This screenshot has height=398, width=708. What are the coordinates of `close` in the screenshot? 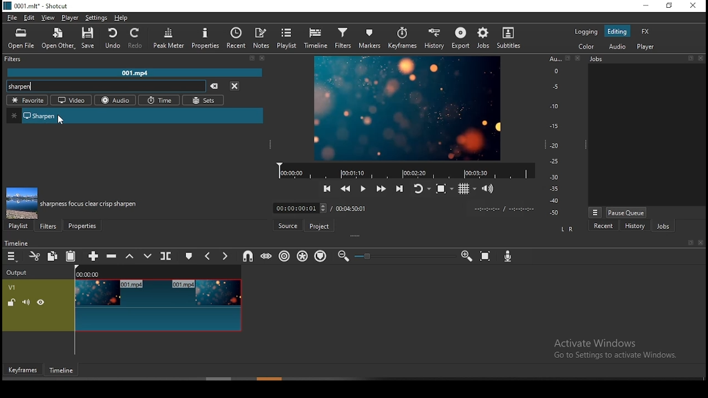 It's located at (701, 243).